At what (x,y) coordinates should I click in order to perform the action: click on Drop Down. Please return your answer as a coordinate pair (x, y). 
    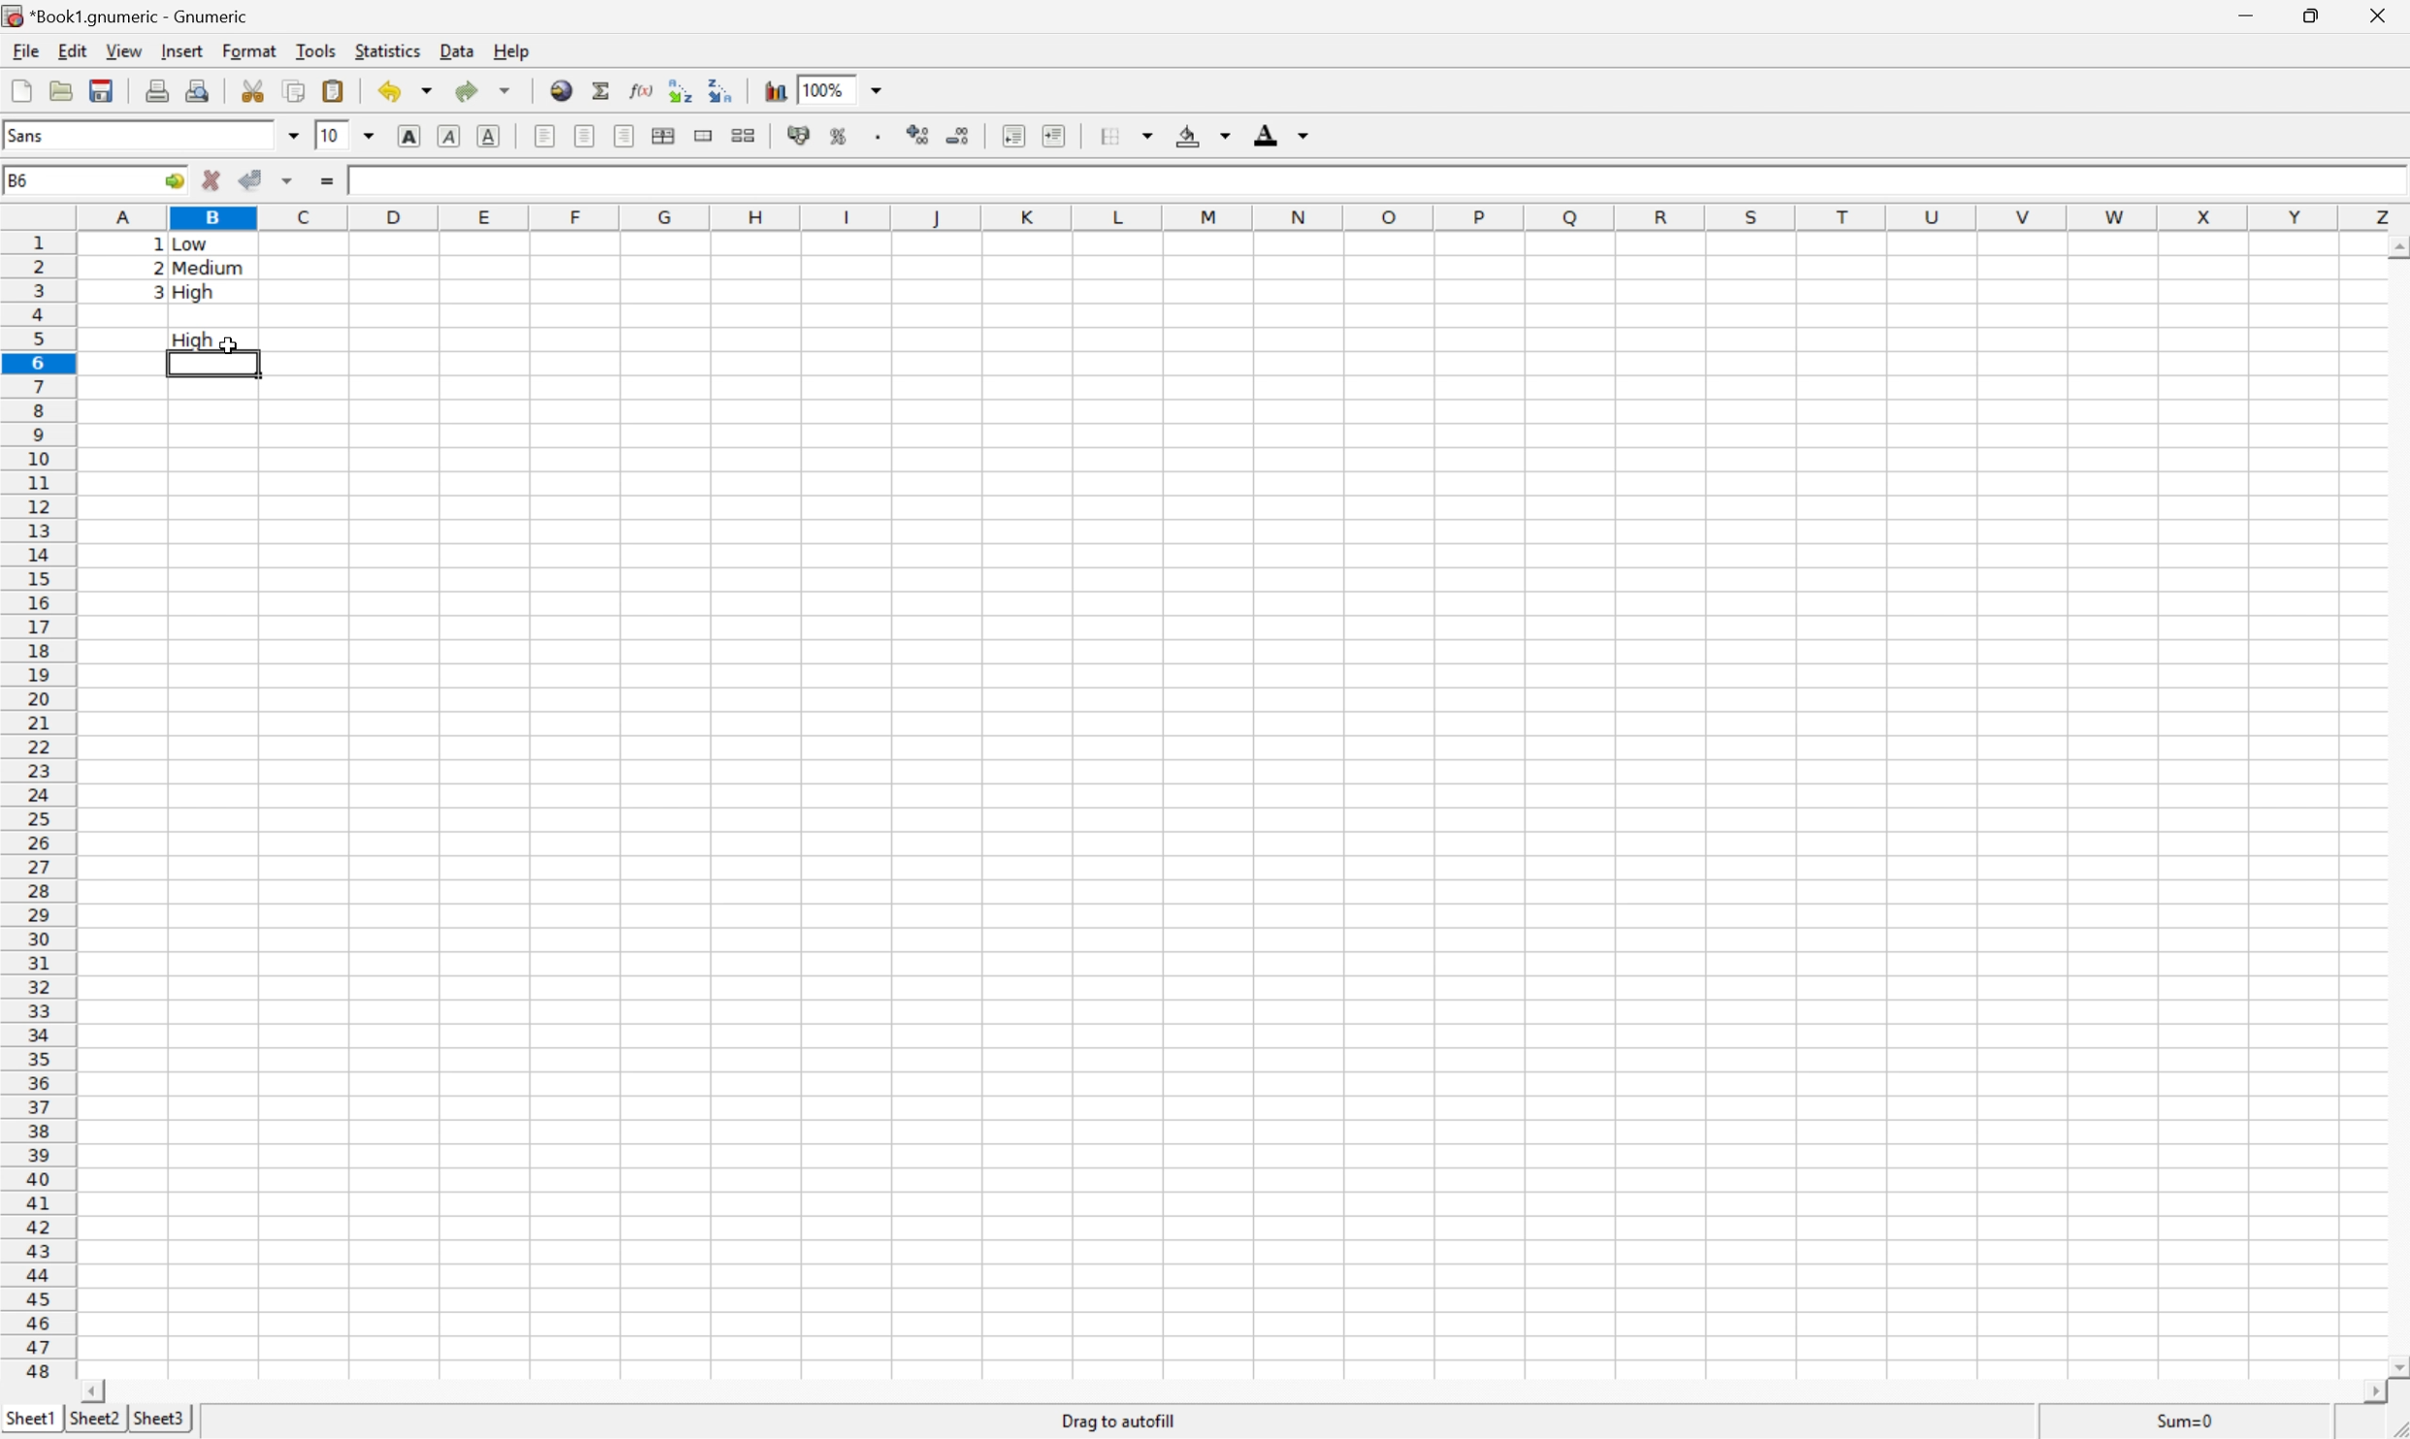
    Looking at the image, I should click on (368, 137).